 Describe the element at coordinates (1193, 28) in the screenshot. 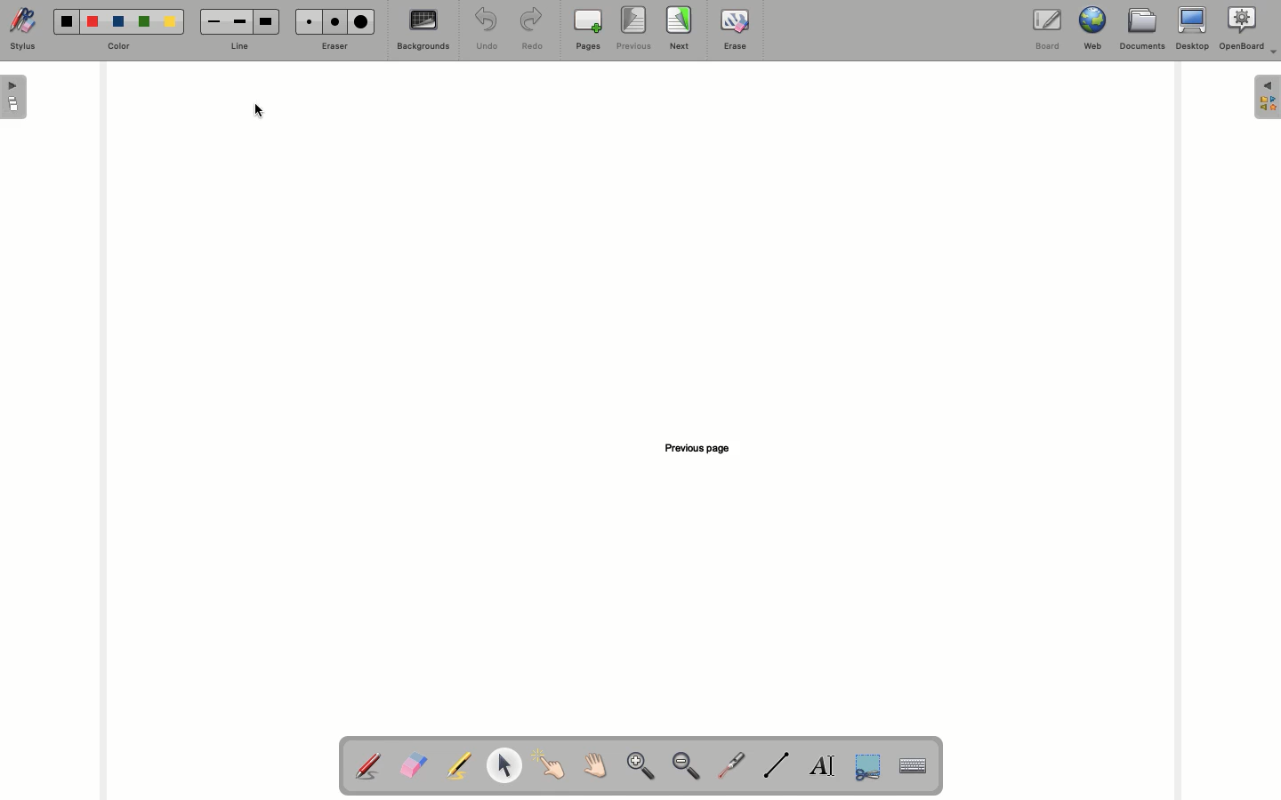

I see `Desktop` at that location.